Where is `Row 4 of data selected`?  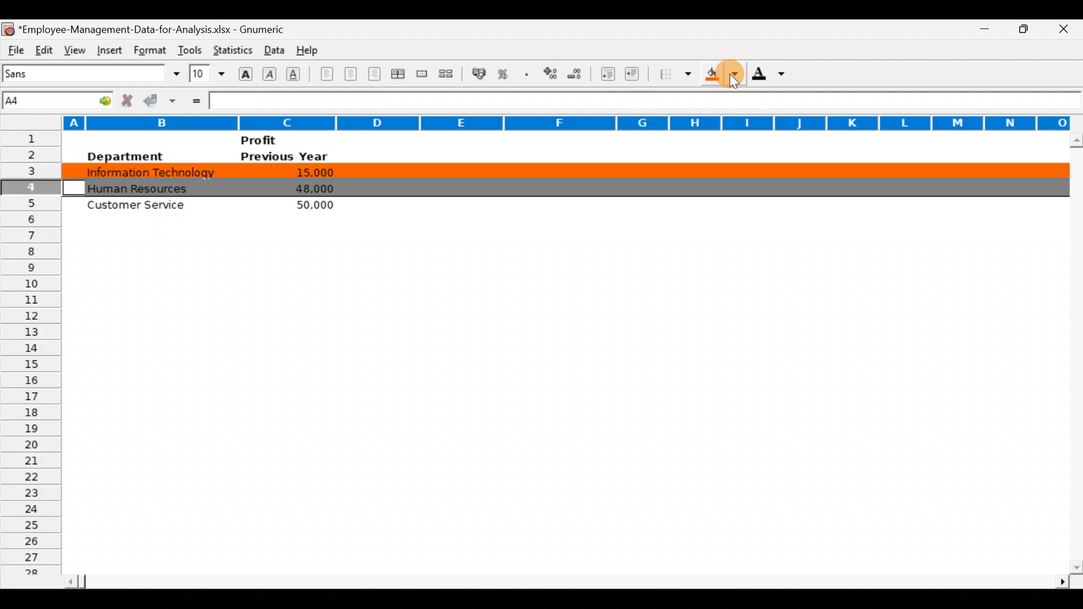 Row 4 of data selected is located at coordinates (565, 187).